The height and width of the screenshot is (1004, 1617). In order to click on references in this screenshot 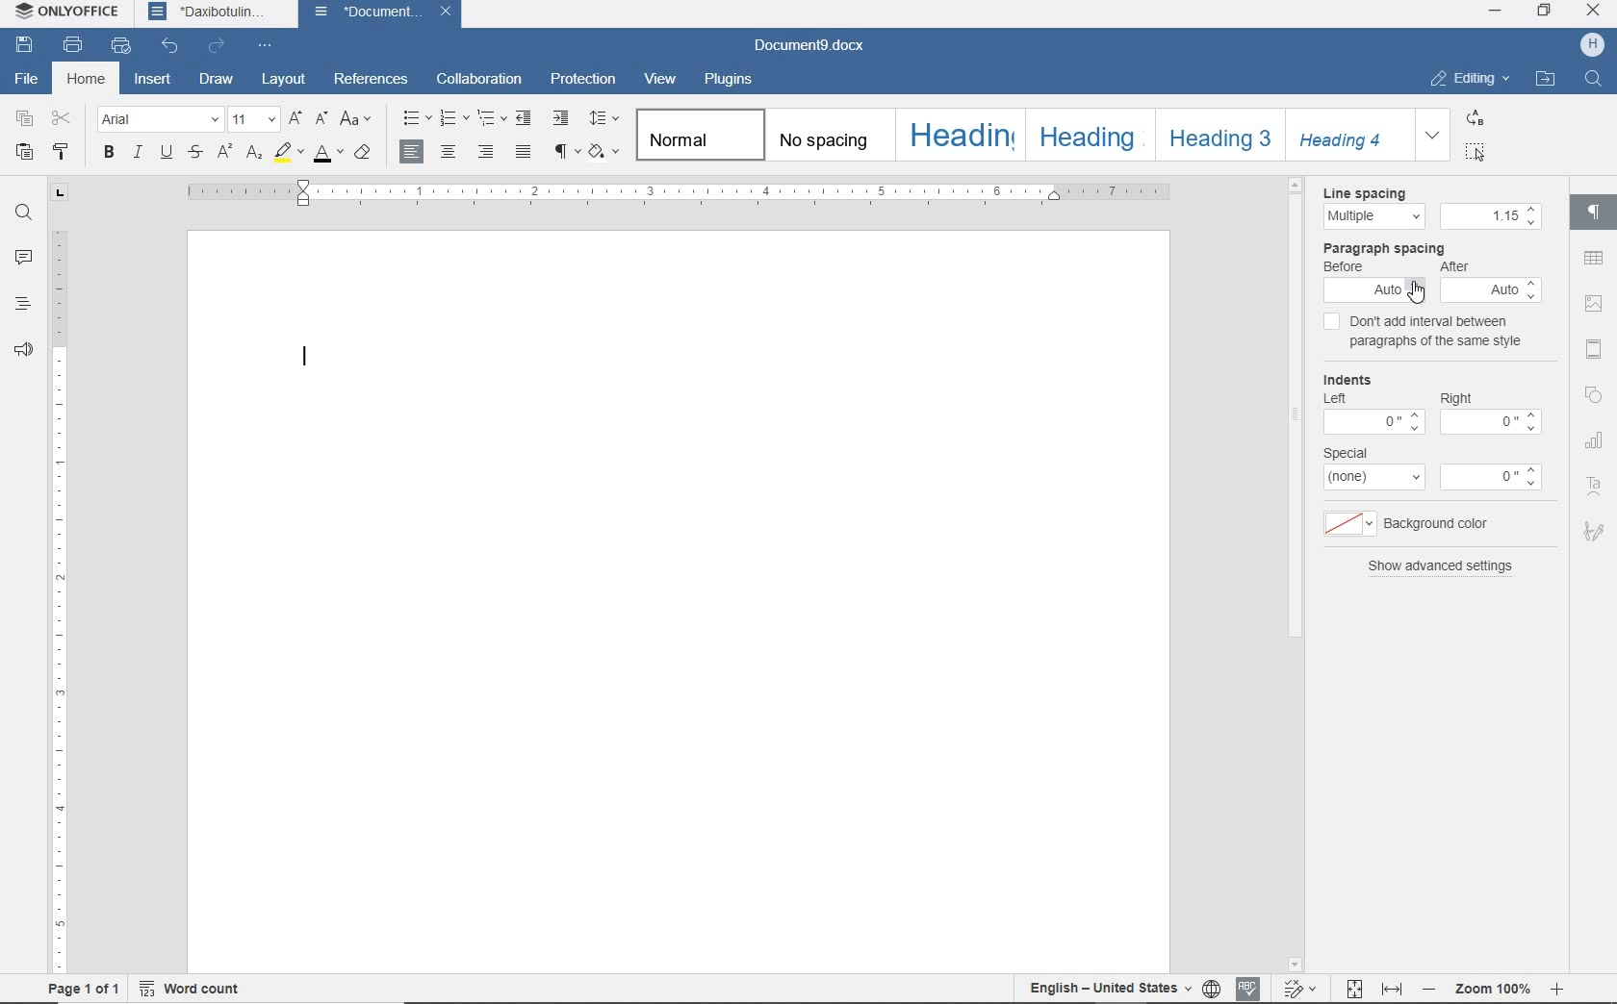, I will do `click(374, 83)`.